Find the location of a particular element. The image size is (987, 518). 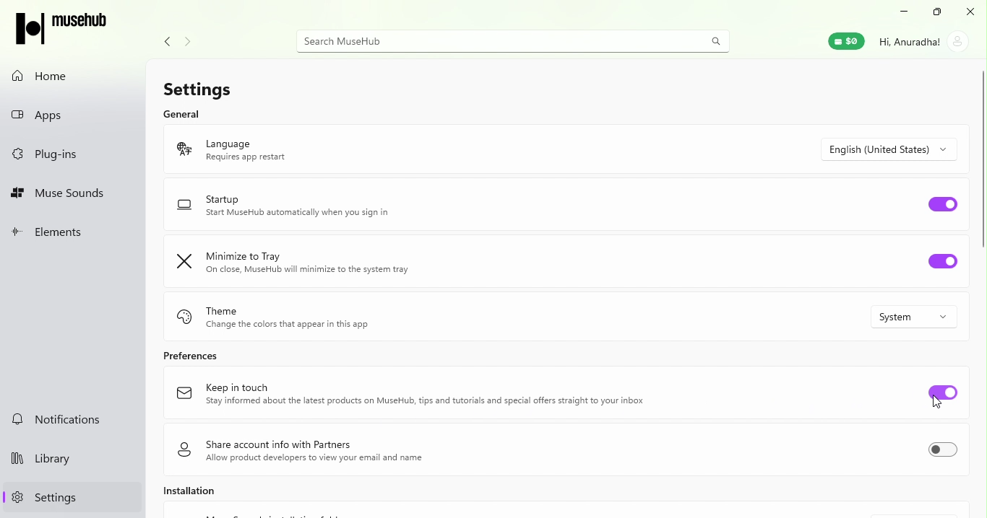

Toggle is located at coordinates (943, 206).